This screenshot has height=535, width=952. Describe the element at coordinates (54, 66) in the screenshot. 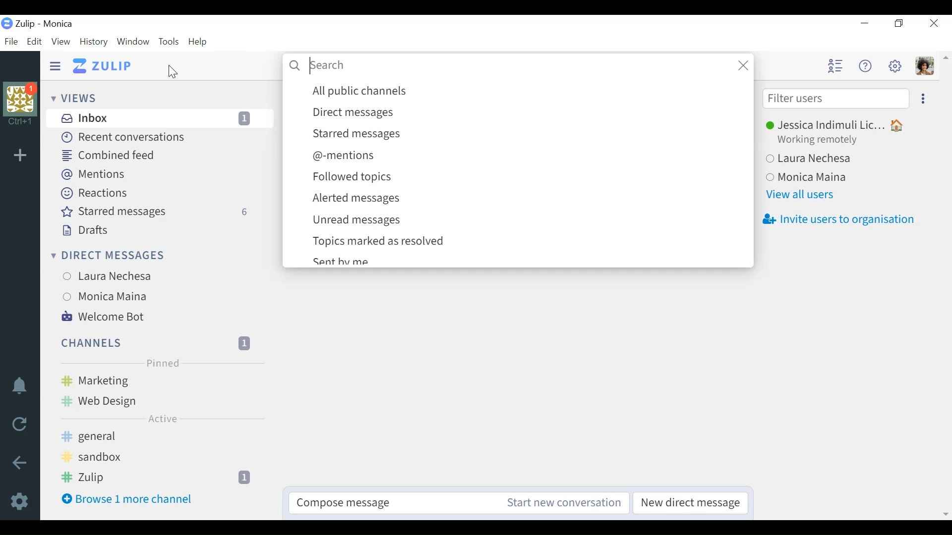

I see `Hide Sidebar` at that location.